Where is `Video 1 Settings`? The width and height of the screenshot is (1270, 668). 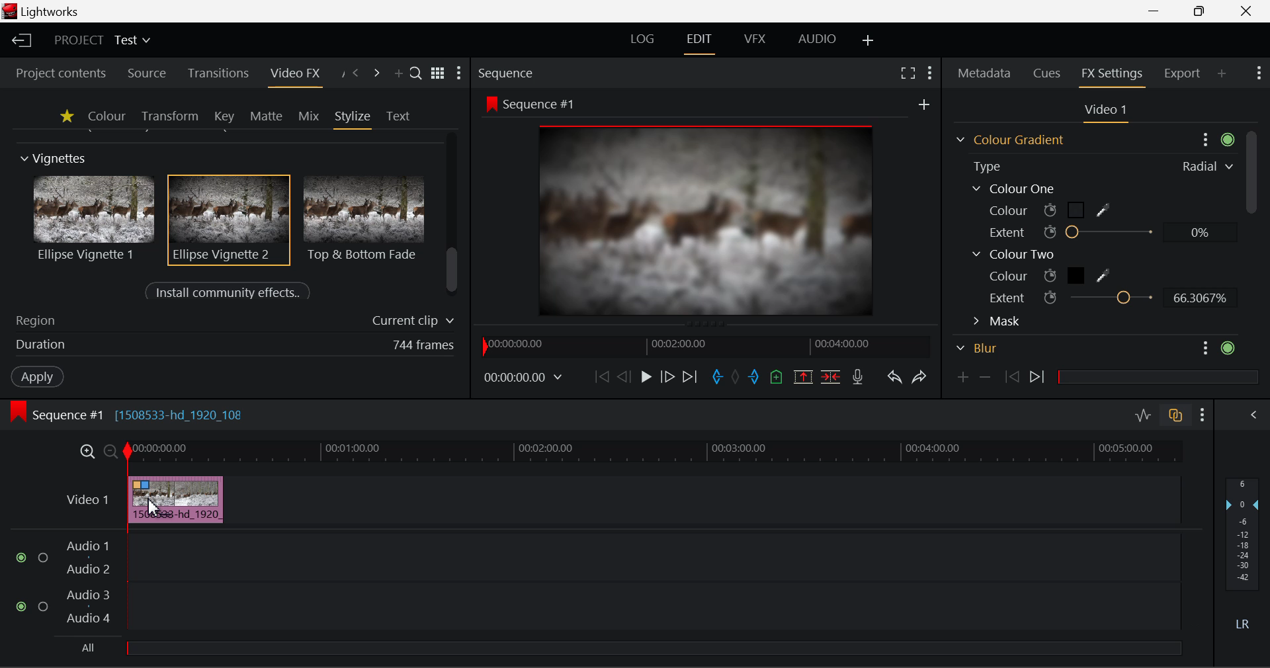 Video 1 Settings is located at coordinates (1106, 111).